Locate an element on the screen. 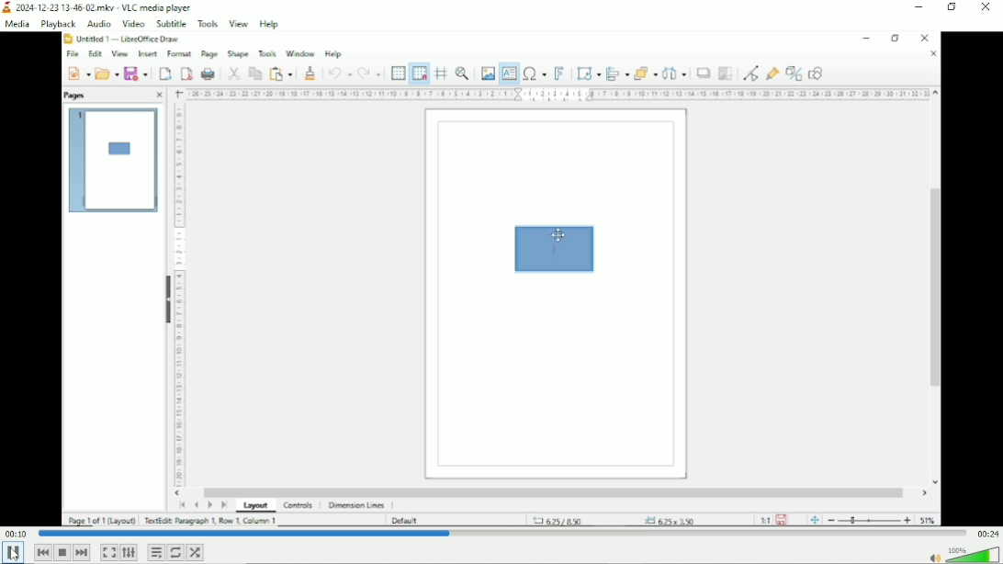  Toggle playlist is located at coordinates (155, 552).